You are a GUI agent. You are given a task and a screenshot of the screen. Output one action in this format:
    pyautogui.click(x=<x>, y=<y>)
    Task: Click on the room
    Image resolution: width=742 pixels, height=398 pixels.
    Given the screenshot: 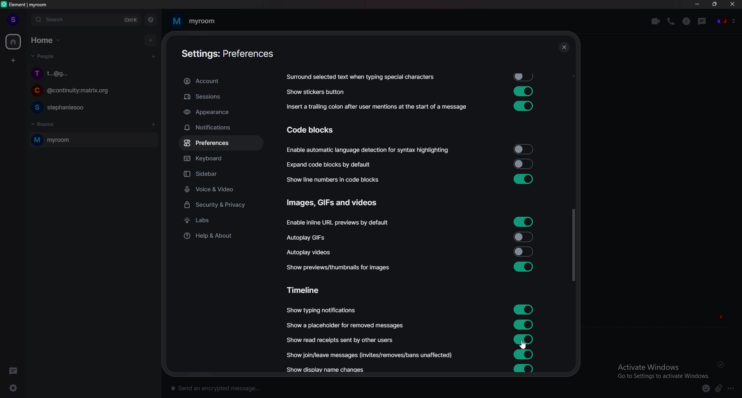 What is the action you would take?
    pyautogui.click(x=193, y=21)
    